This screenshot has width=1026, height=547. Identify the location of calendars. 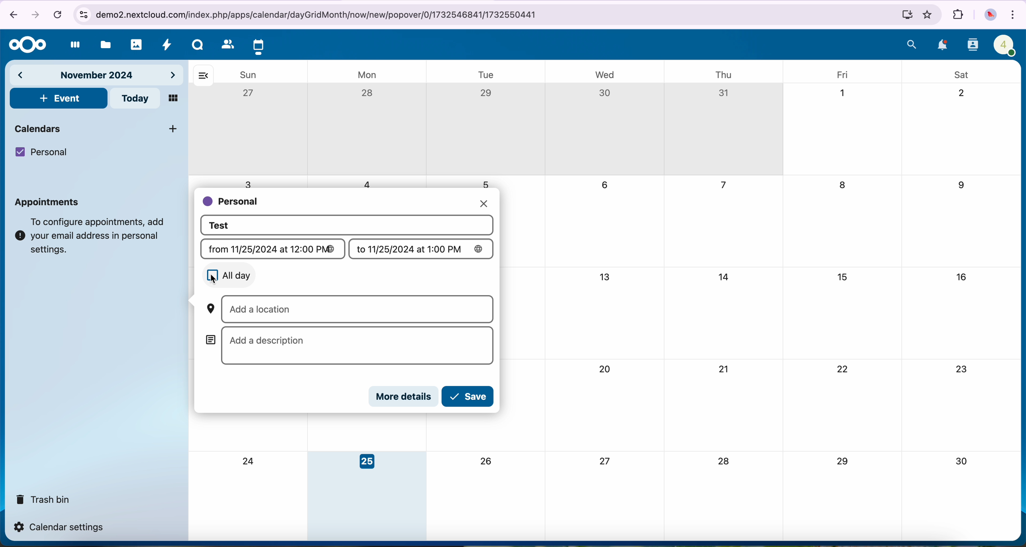
(98, 128).